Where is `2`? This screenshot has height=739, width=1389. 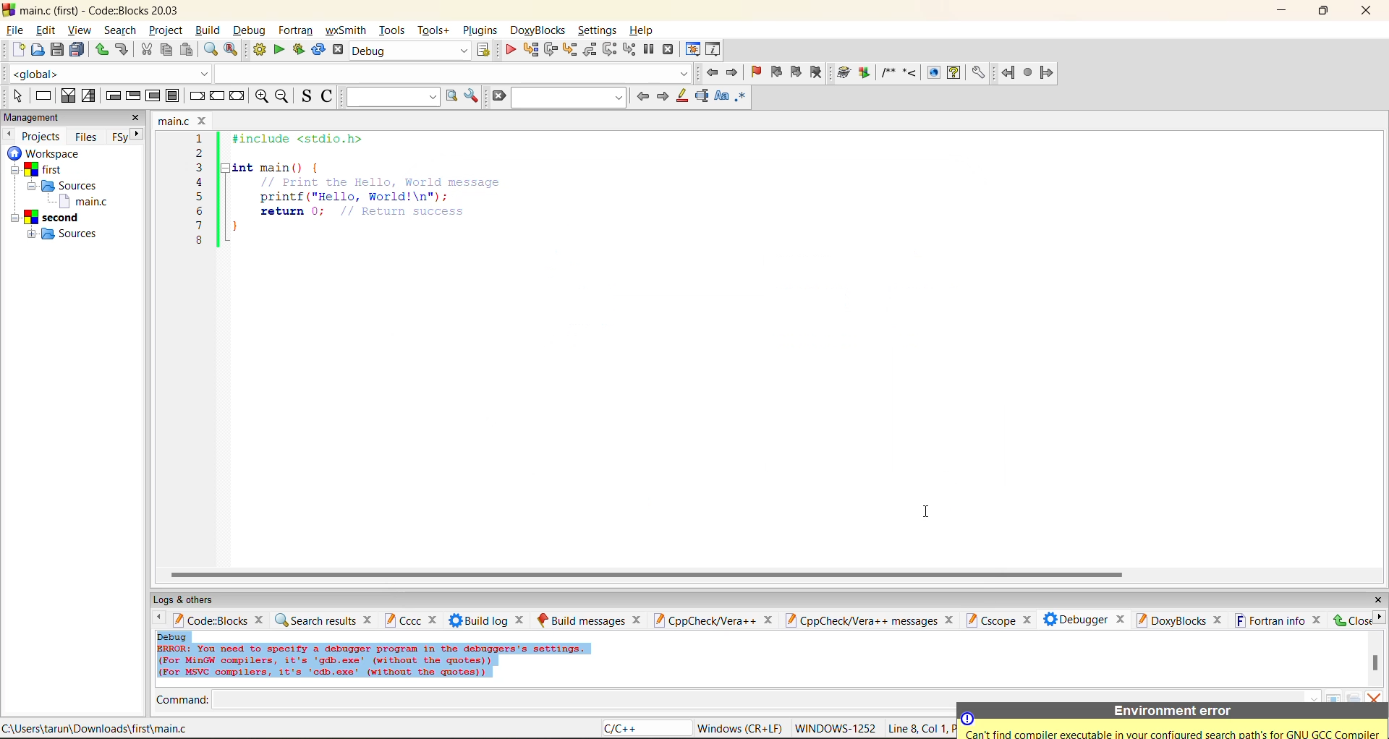 2 is located at coordinates (200, 153).